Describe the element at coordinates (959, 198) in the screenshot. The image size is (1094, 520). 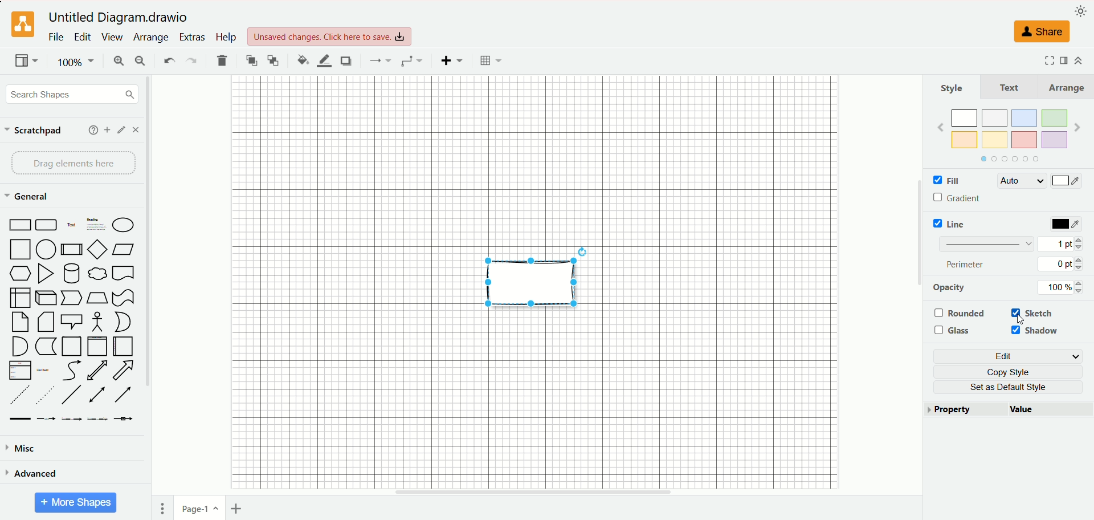
I see `gradient` at that location.